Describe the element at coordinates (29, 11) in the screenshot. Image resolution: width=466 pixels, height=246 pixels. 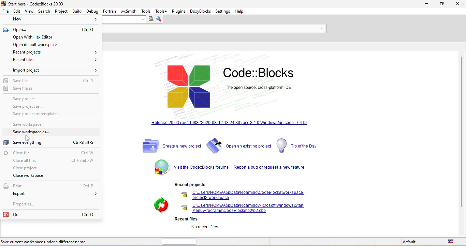
I see `view` at that location.